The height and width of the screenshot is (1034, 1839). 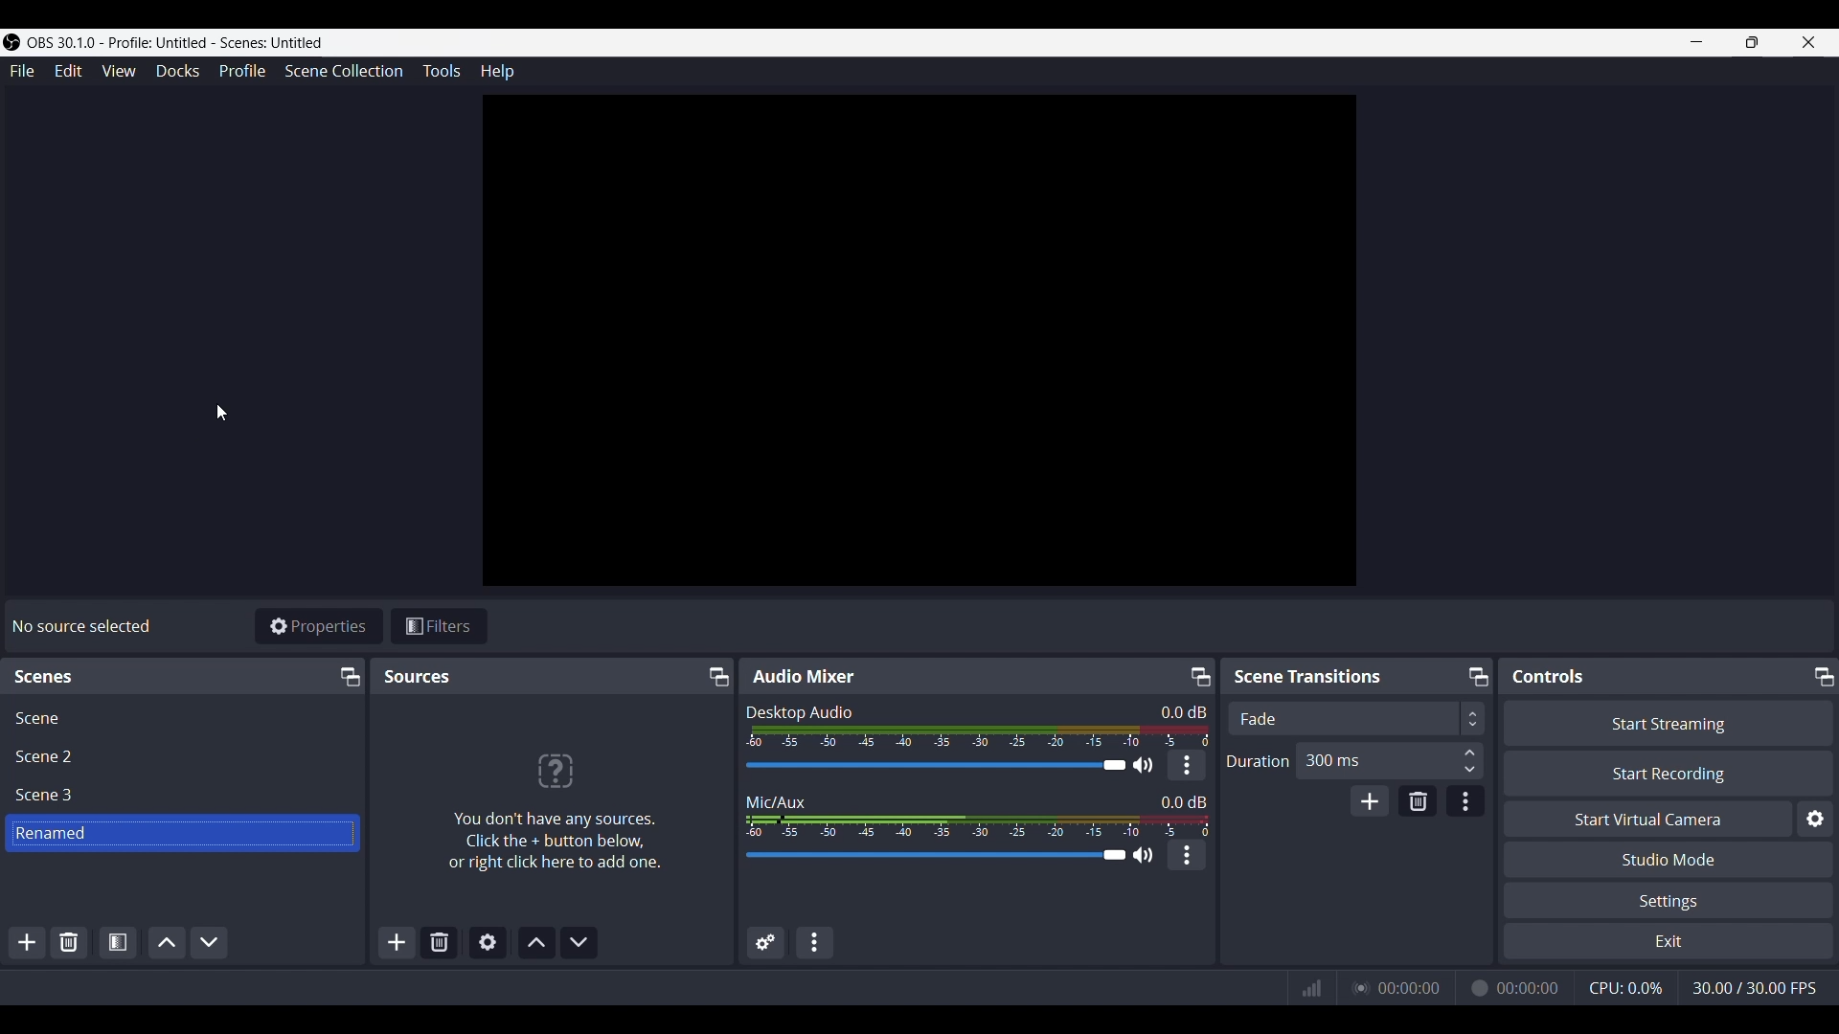 What do you see at coordinates (816, 942) in the screenshot?
I see `Audio mixer menu` at bounding box center [816, 942].